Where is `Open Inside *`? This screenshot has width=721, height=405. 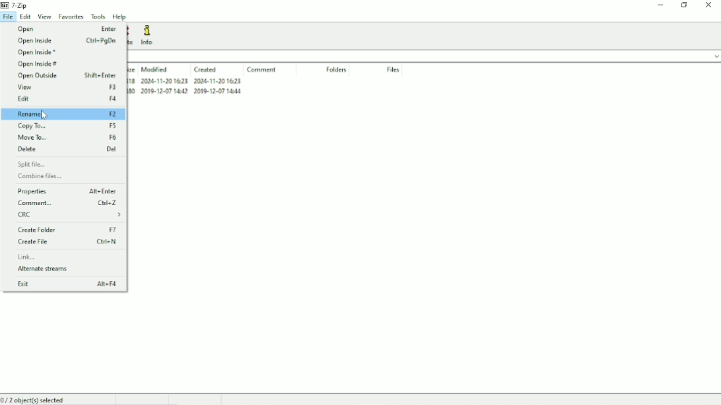 Open Inside * is located at coordinates (38, 53).